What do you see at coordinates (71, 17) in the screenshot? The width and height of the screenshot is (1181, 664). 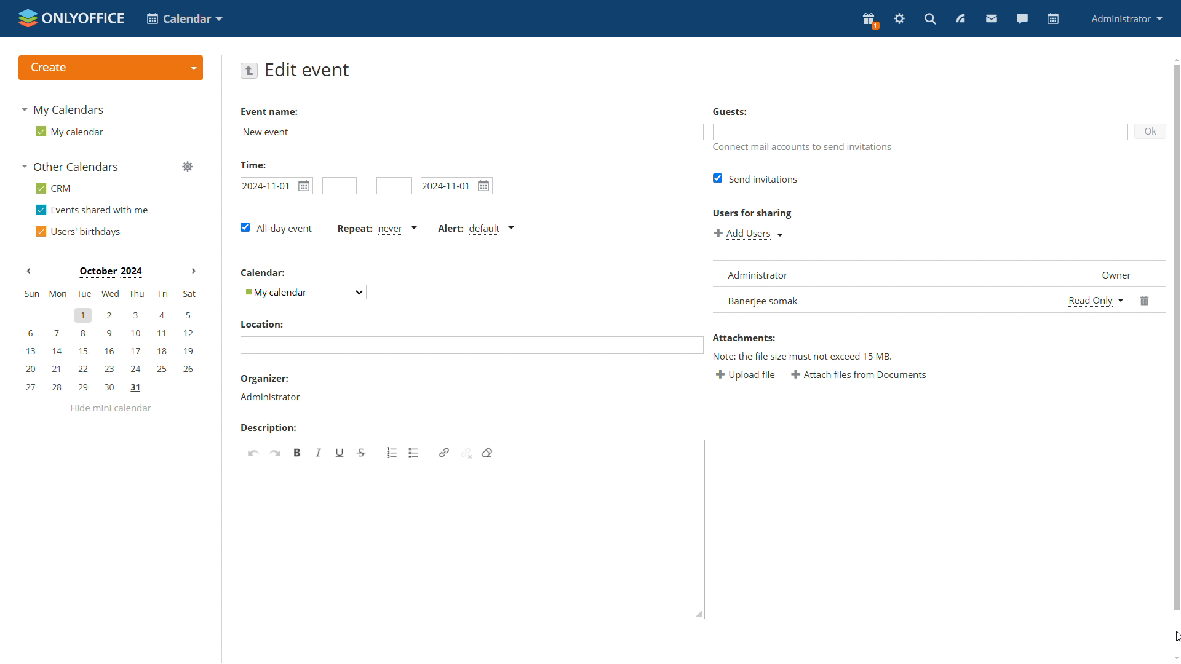 I see `logo` at bounding box center [71, 17].